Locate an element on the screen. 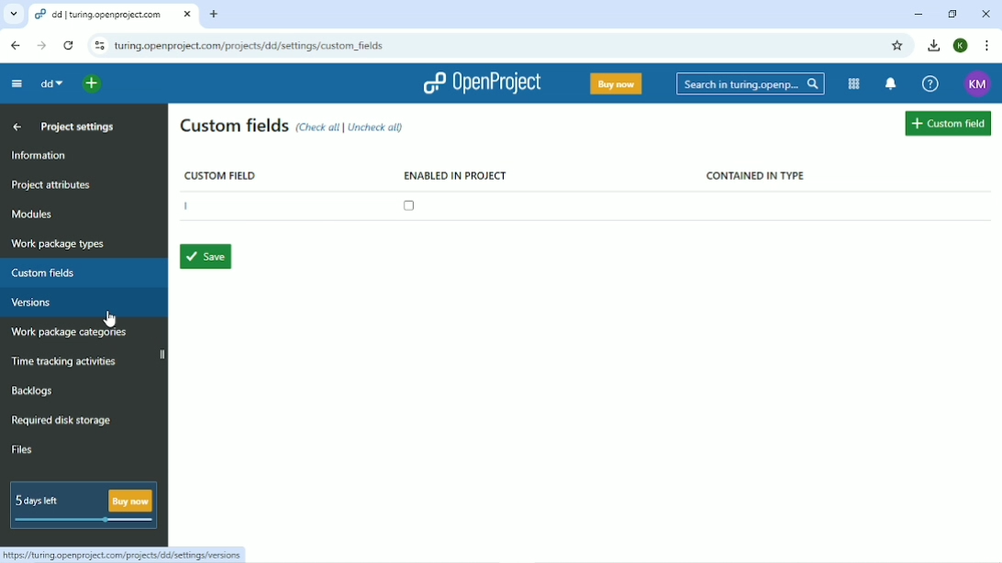 Image resolution: width=1002 pixels, height=563 pixels. Work package categories is located at coordinates (68, 333).